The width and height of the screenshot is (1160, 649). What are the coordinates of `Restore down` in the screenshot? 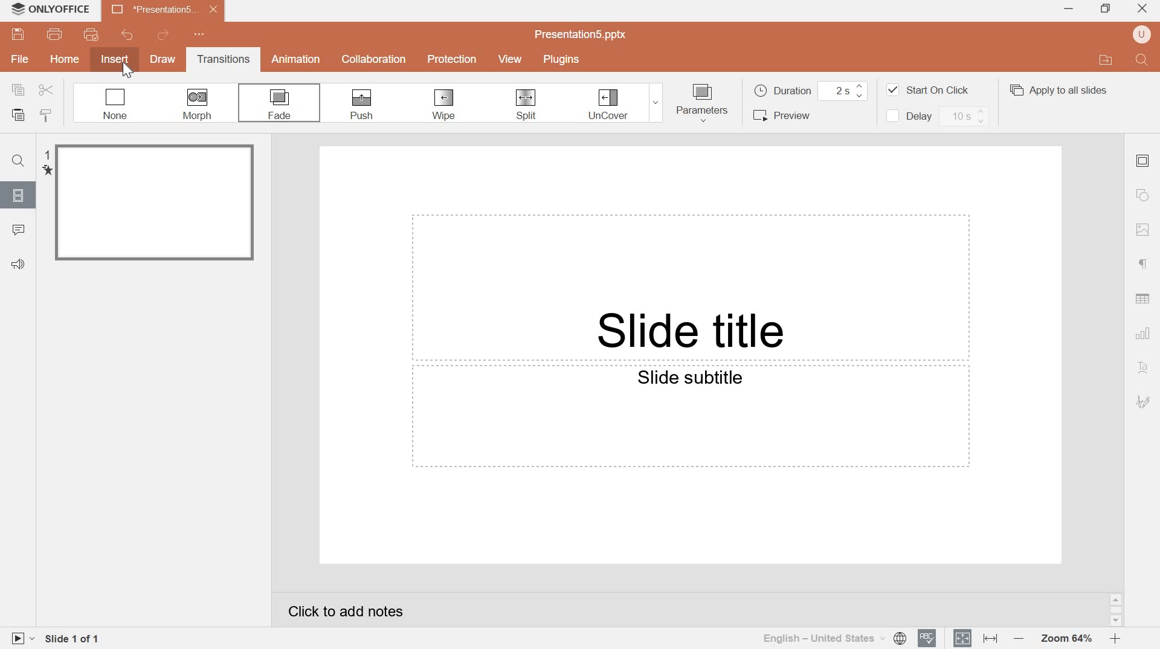 It's located at (1107, 8).